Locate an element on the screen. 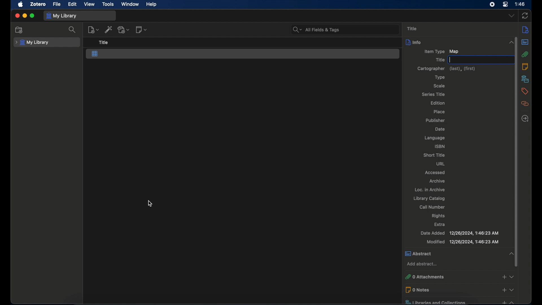  map is located at coordinates (95, 54).